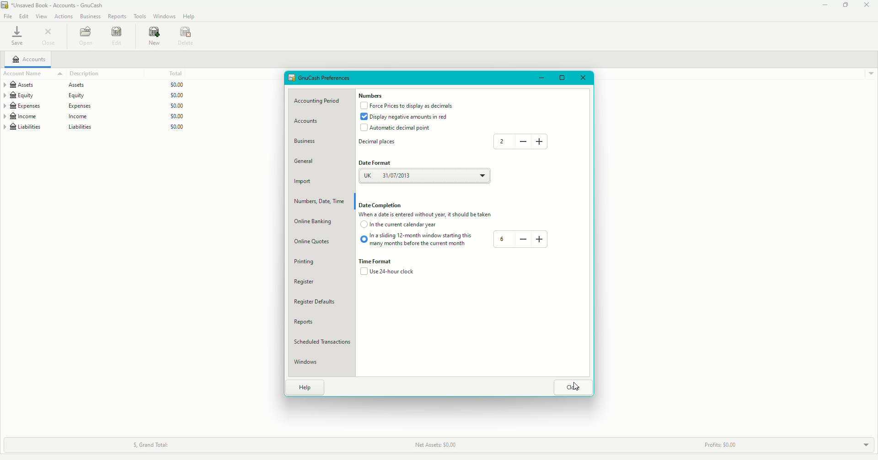  What do you see at coordinates (94, 117) in the screenshot?
I see `Income` at bounding box center [94, 117].